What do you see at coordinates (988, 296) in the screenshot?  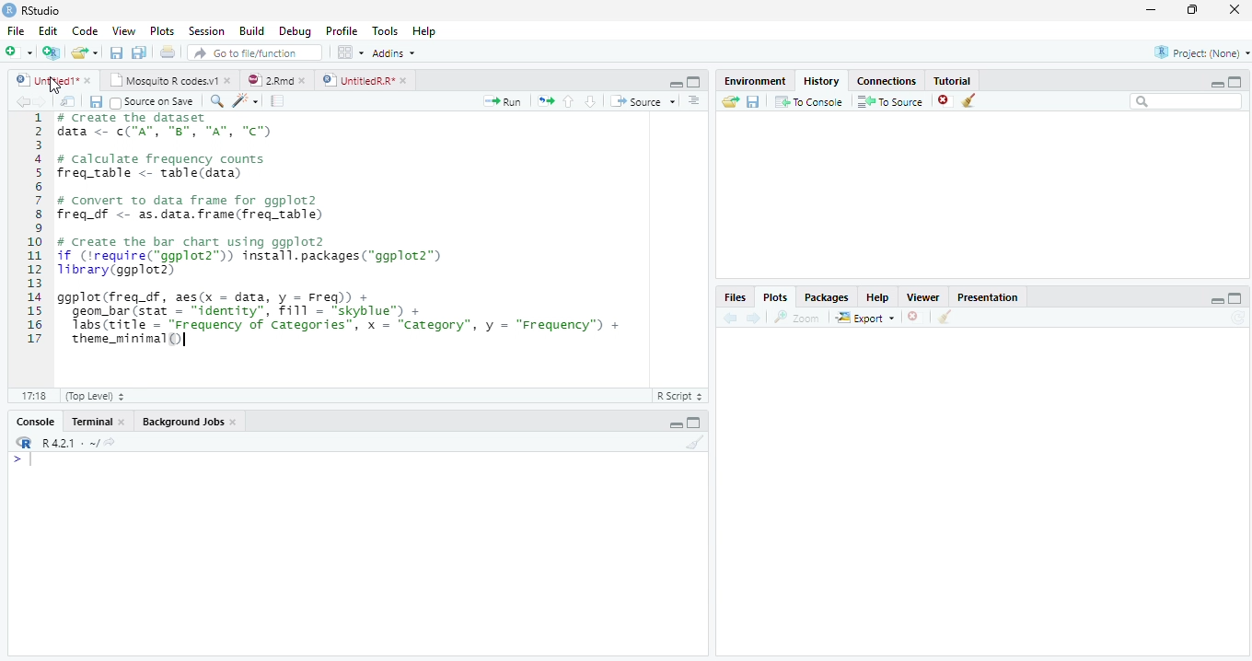 I see `Presentation` at bounding box center [988, 296].